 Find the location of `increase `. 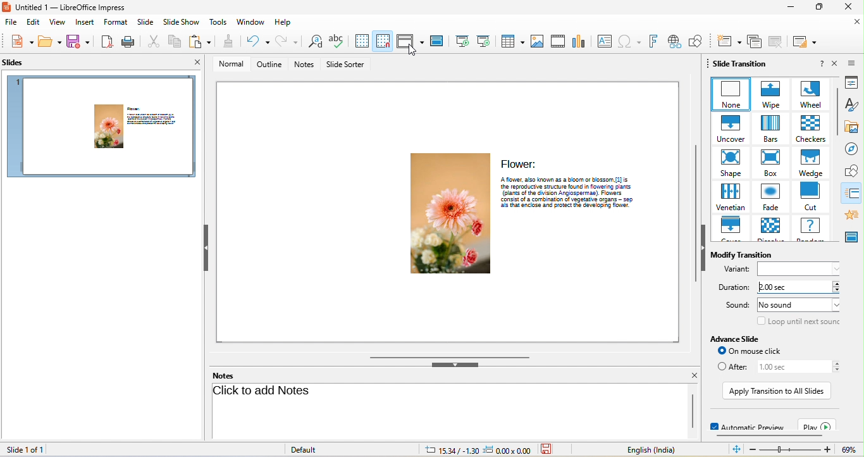

increase  is located at coordinates (837, 363).